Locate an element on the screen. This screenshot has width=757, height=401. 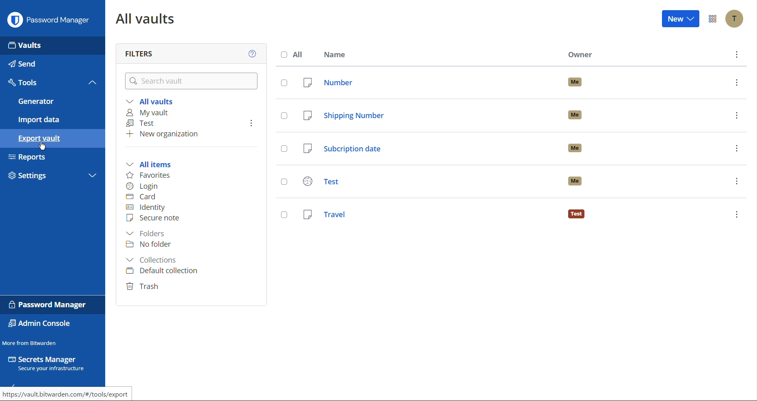
Favorites is located at coordinates (148, 174).